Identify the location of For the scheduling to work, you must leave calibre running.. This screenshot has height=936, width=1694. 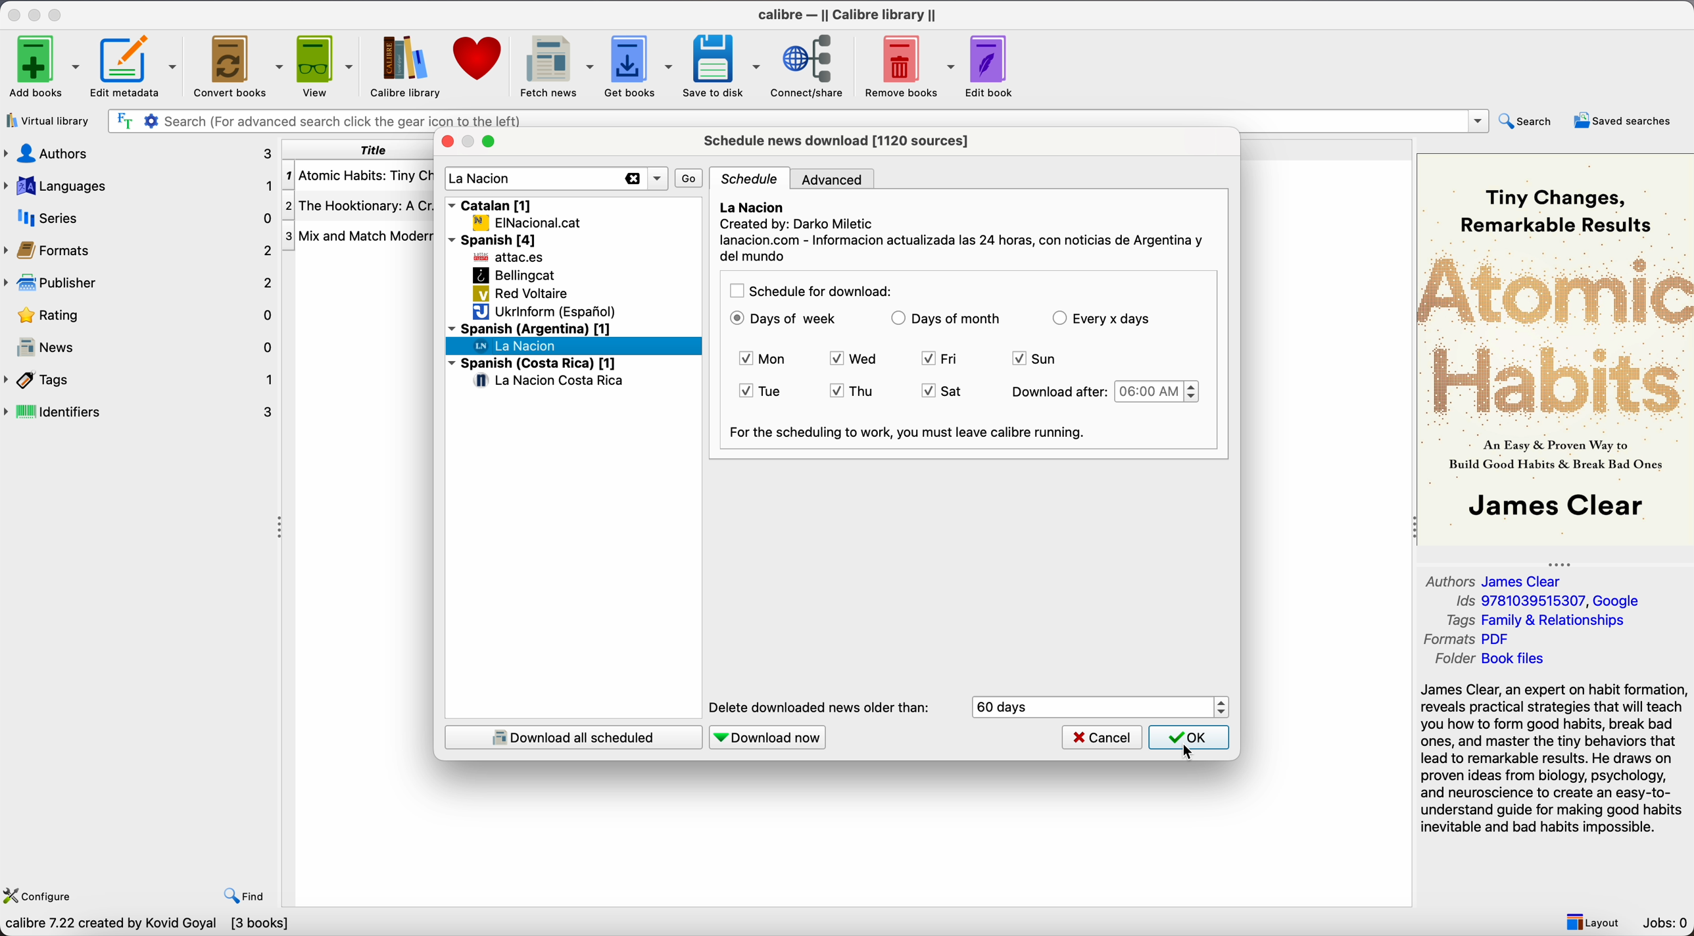
(909, 433).